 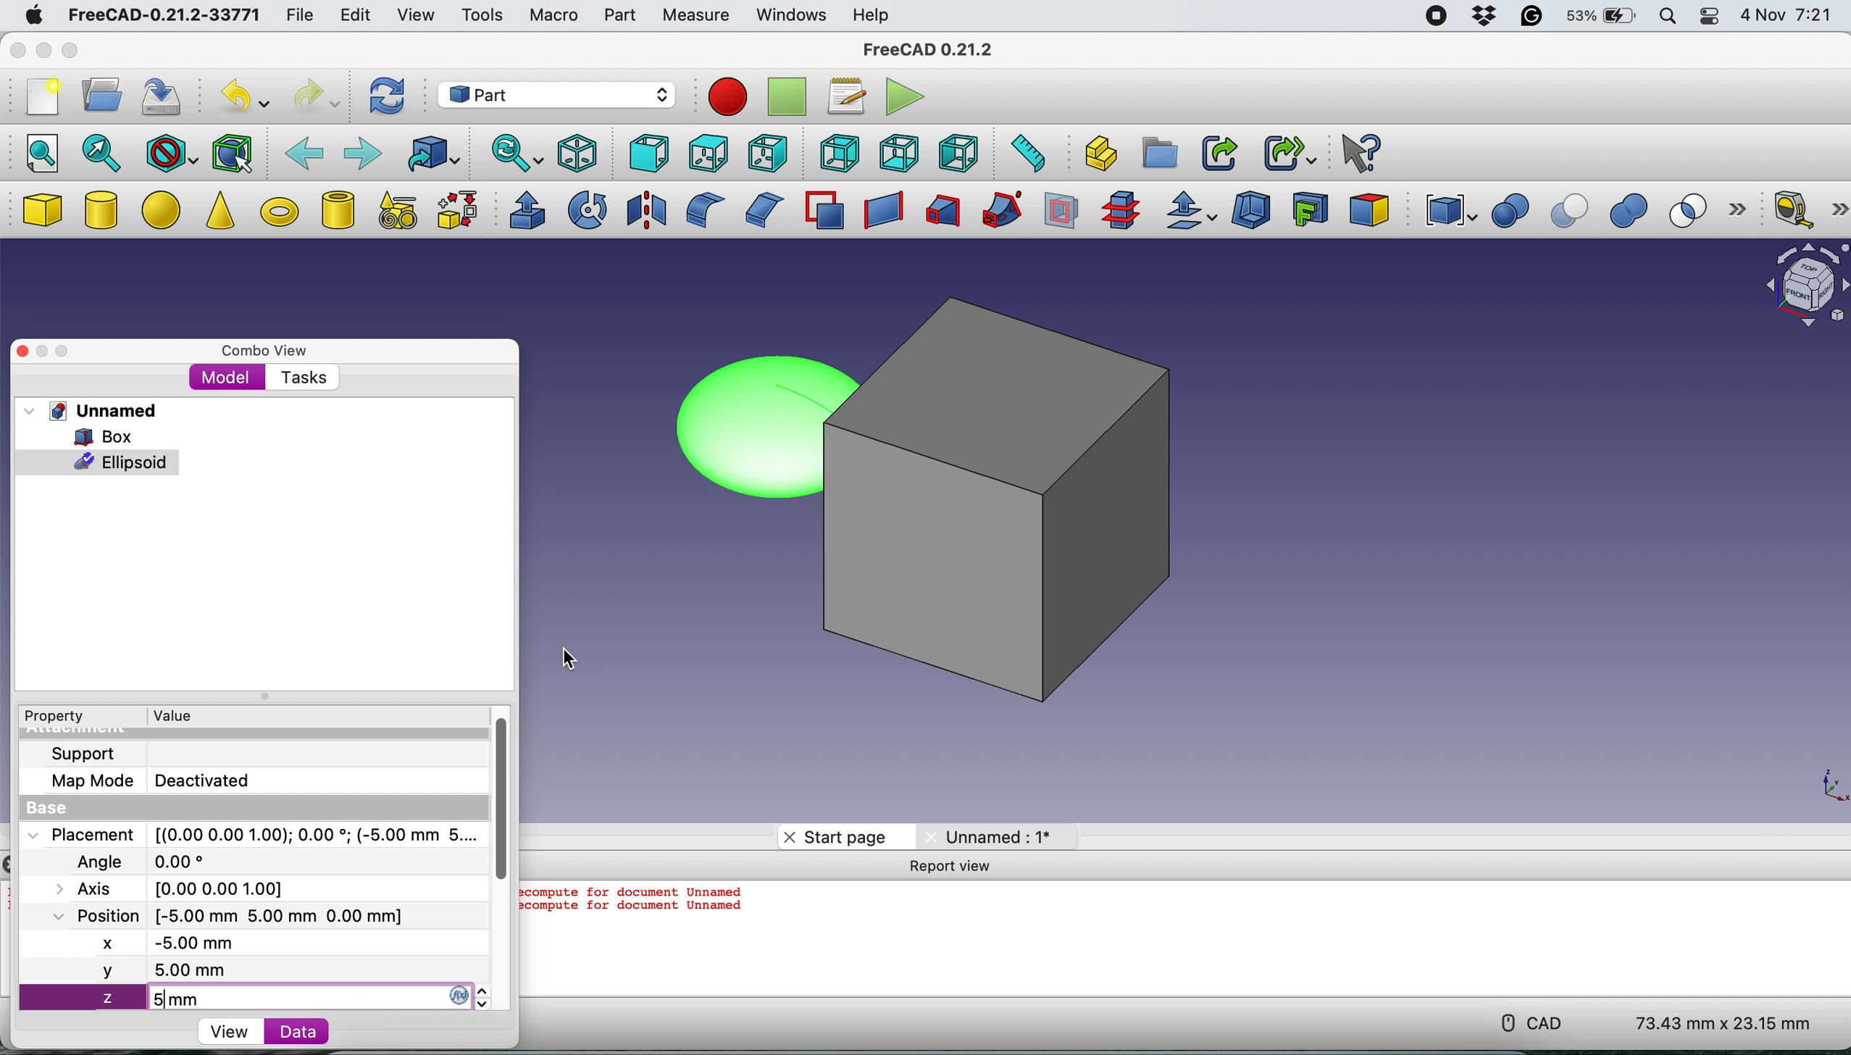 I want to click on tasks, so click(x=301, y=378).